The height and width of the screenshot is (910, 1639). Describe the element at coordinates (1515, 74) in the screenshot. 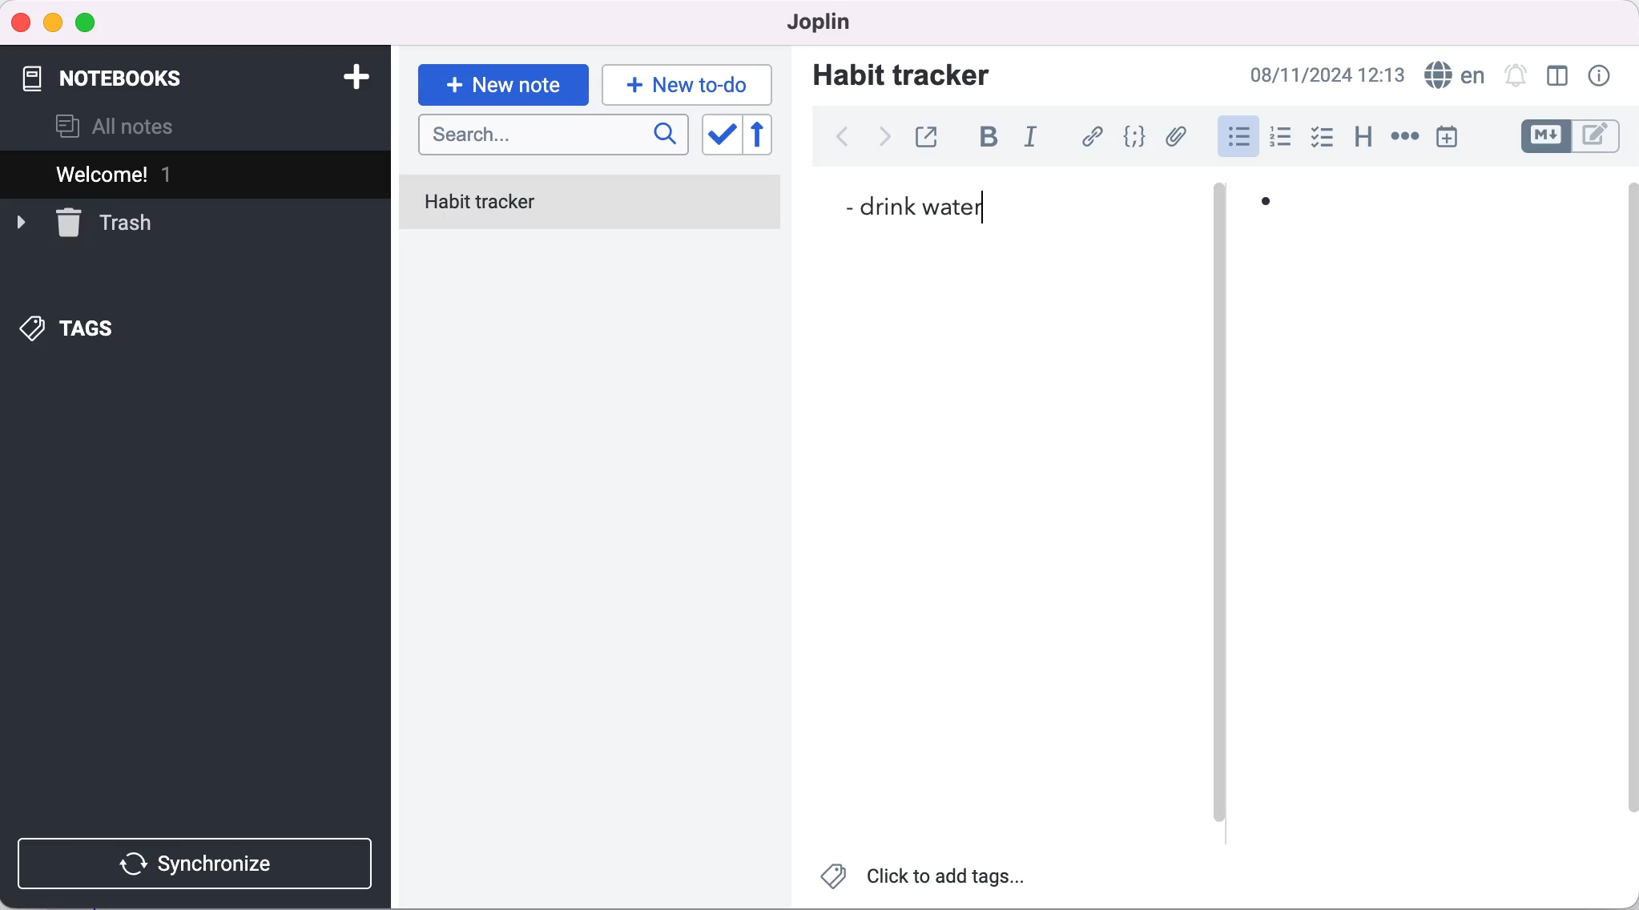

I see `set alarm` at that location.